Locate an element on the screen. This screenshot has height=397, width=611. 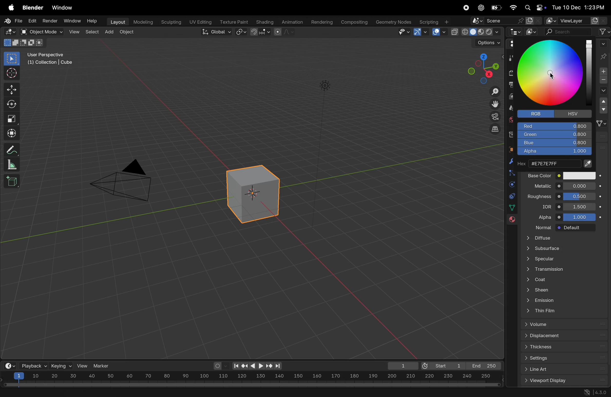
0.00 is located at coordinates (579, 185).